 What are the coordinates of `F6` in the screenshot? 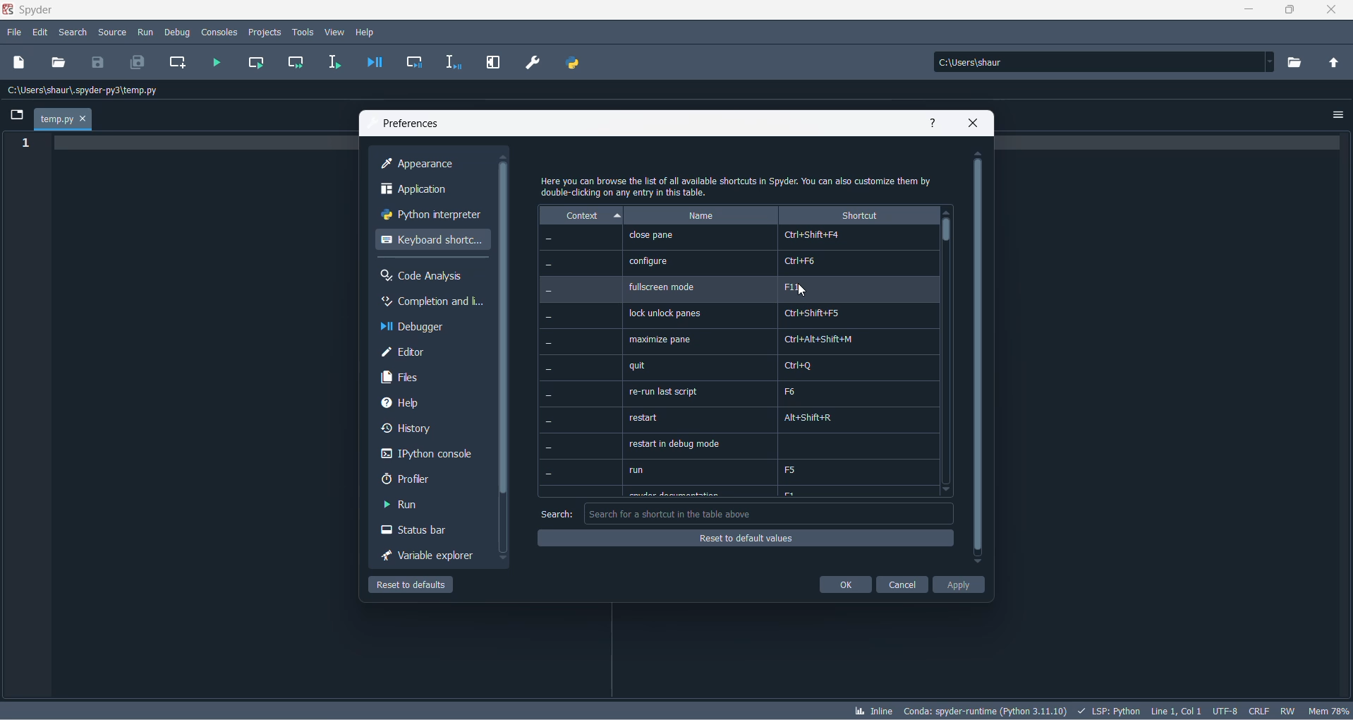 It's located at (791, 391).